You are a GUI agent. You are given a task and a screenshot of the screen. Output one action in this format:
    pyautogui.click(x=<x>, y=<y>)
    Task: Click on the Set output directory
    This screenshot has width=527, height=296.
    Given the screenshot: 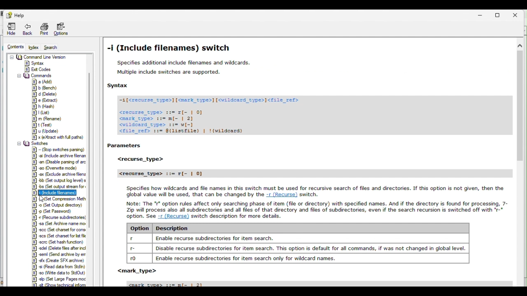 What is the action you would take?
    pyautogui.click(x=58, y=205)
    